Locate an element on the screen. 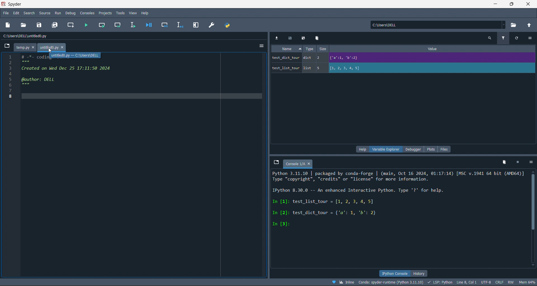  consoles is located at coordinates (86, 13).